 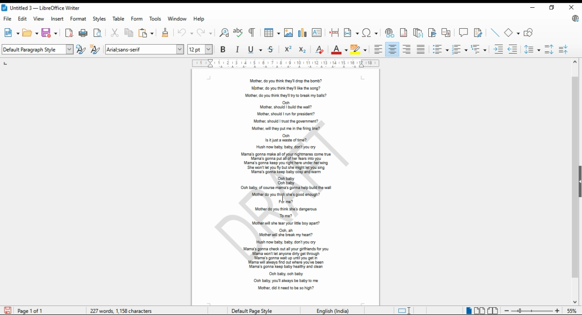 What do you see at coordinates (302, 50) in the screenshot?
I see `subscript` at bounding box center [302, 50].